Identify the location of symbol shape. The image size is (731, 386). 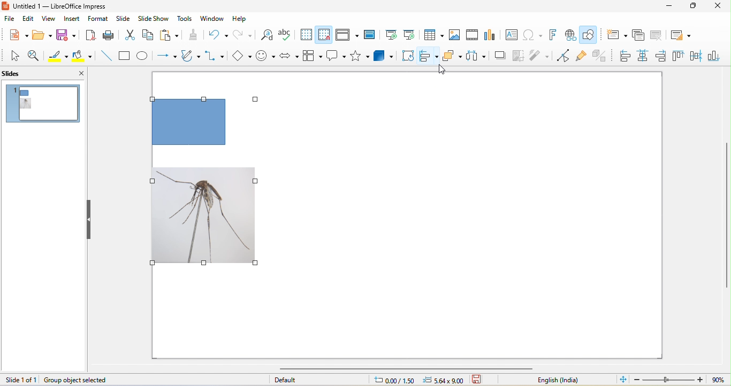
(265, 57).